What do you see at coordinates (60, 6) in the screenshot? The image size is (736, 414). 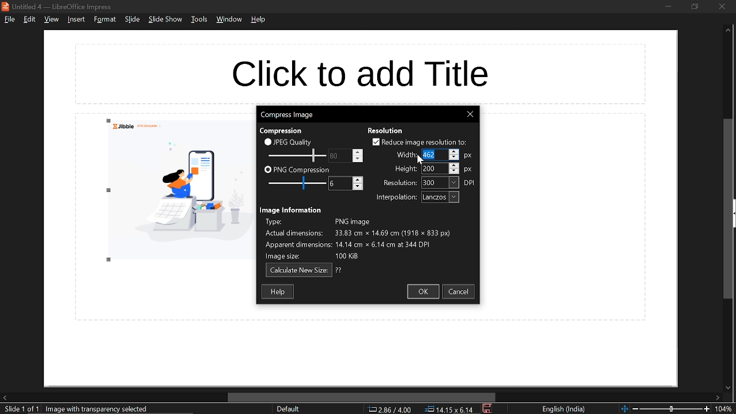 I see `current window` at bounding box center [60, 6].